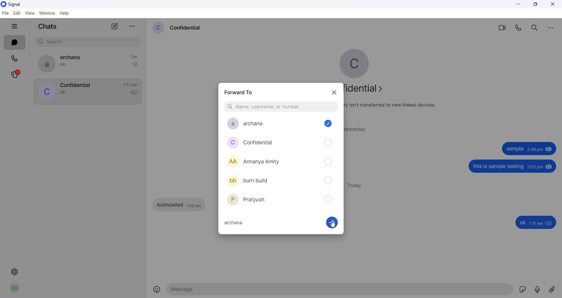 Image resolution: width=562 pixels, height=298 pixels. What do you see at coordinates (394, 105) in the screenshot?
I see `security related text` at bounding box center [394, 105].